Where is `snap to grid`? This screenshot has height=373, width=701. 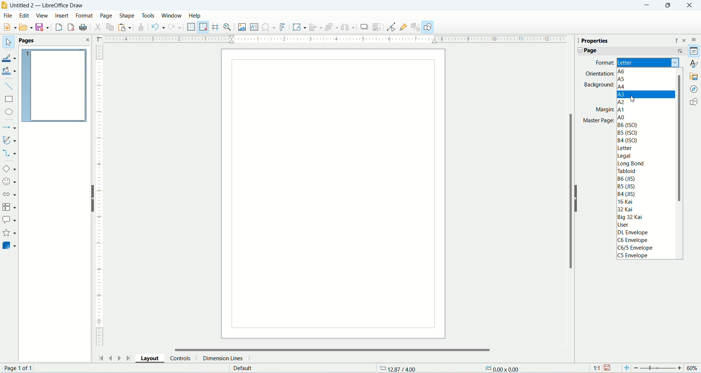
snap to grid is located at coordinates (203, 27).